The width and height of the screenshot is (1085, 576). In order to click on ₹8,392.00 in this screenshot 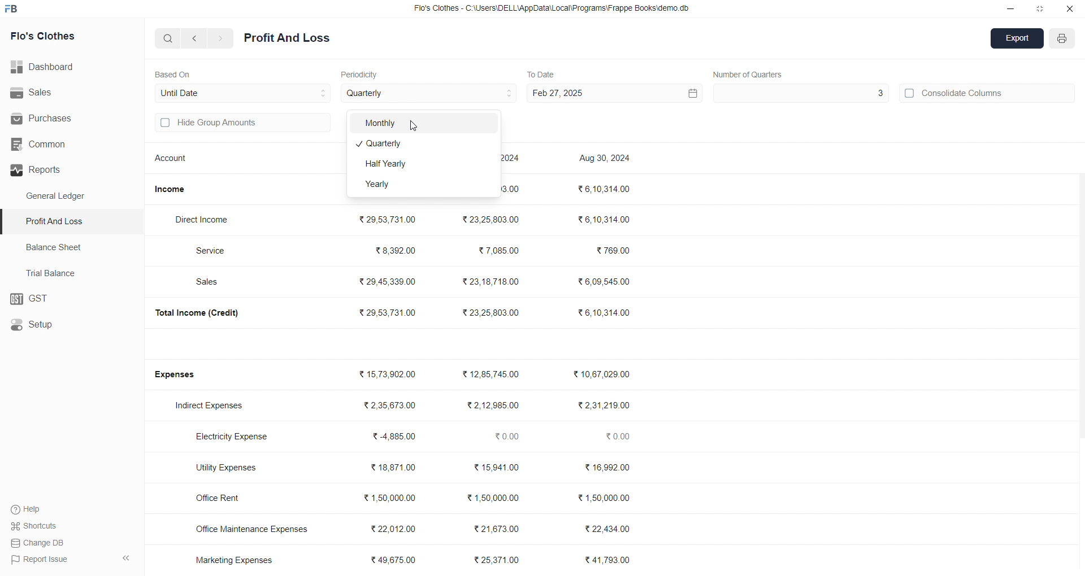, I will do `click(397, 250)`.